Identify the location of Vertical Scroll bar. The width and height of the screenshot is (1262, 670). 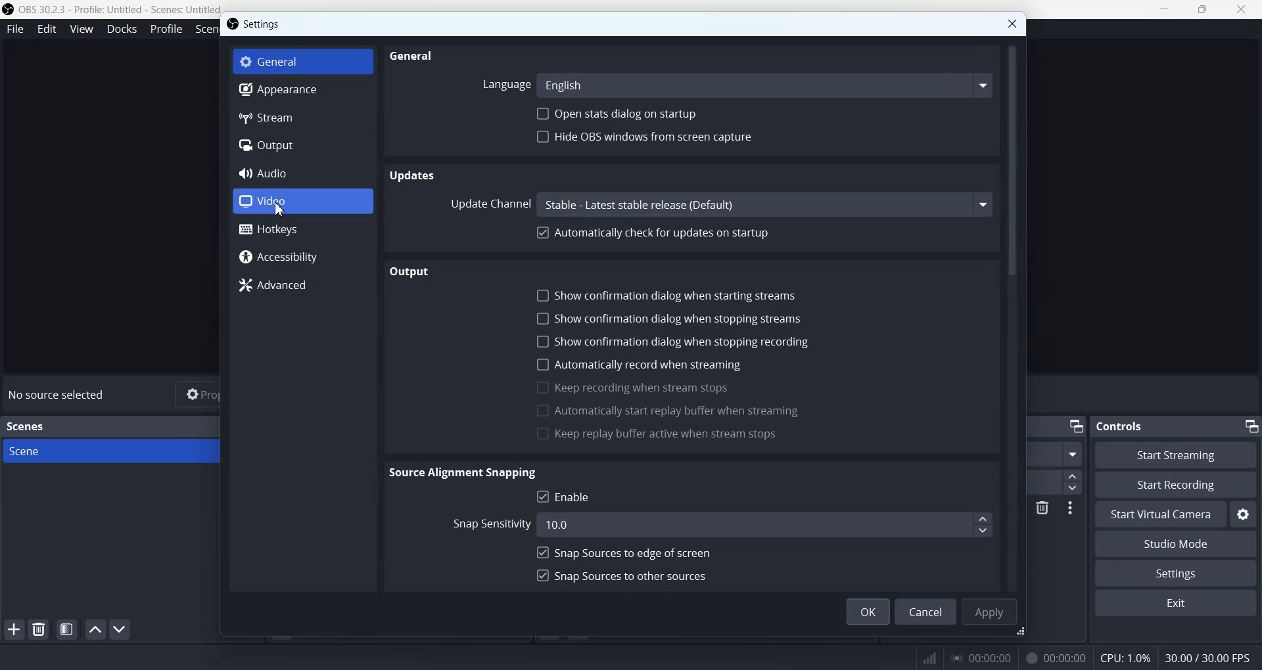
(1014, 315).